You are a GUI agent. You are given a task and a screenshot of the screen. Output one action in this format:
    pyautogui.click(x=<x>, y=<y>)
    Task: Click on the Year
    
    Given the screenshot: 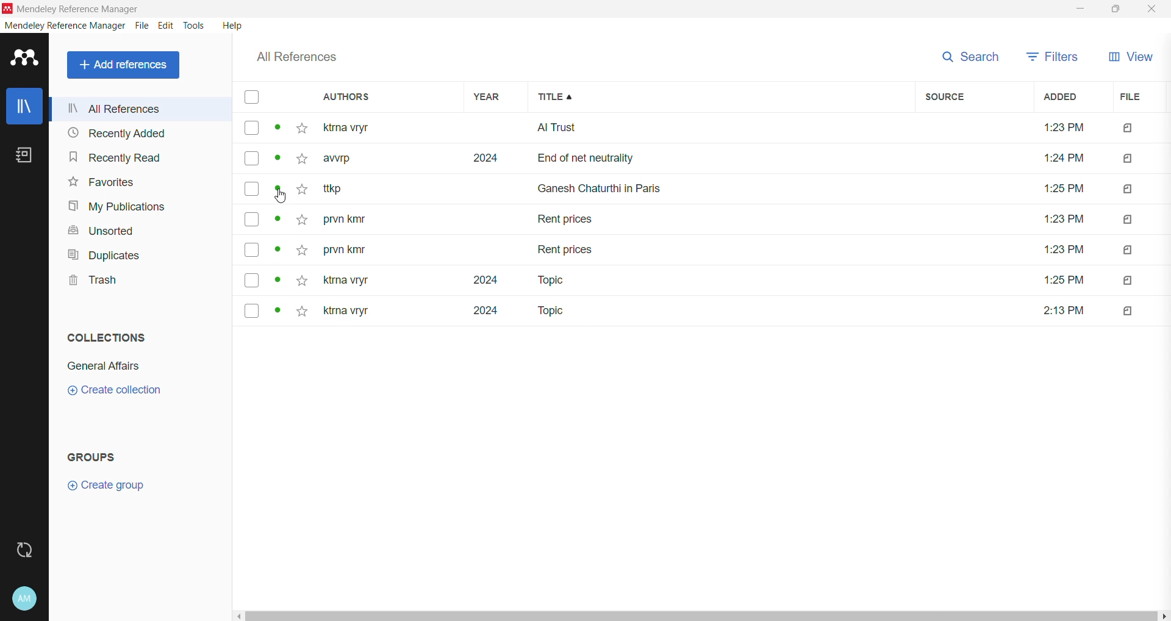 What is the action you would take?
    pyautogui.click(x=493, y=98)
    